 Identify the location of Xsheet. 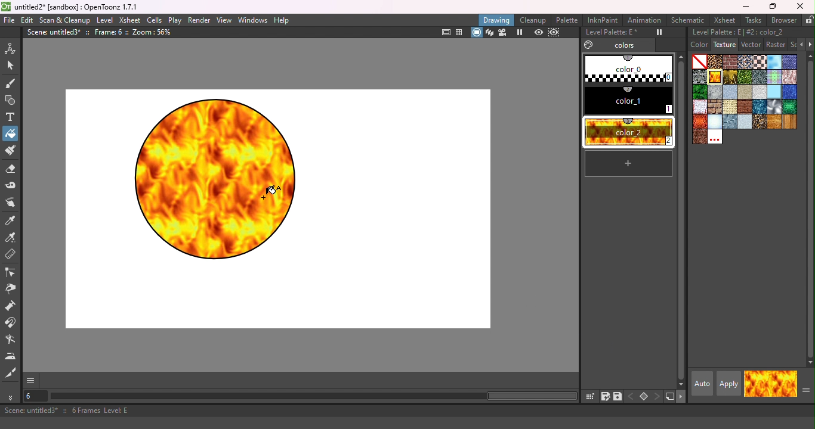
(130, 20).